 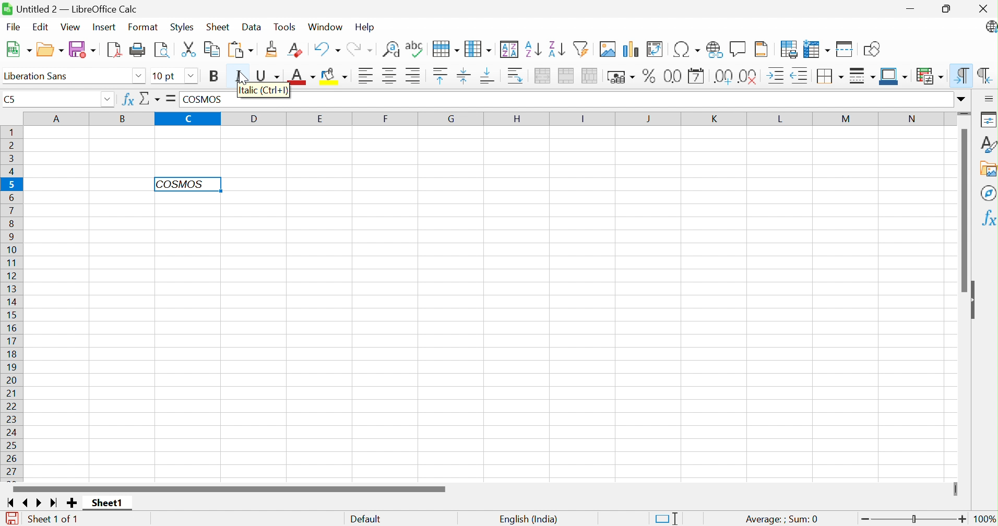 What do you see at coordinates (109, 99) in the screenshot?
I see `Drop down` at bounding box center [109, 99].